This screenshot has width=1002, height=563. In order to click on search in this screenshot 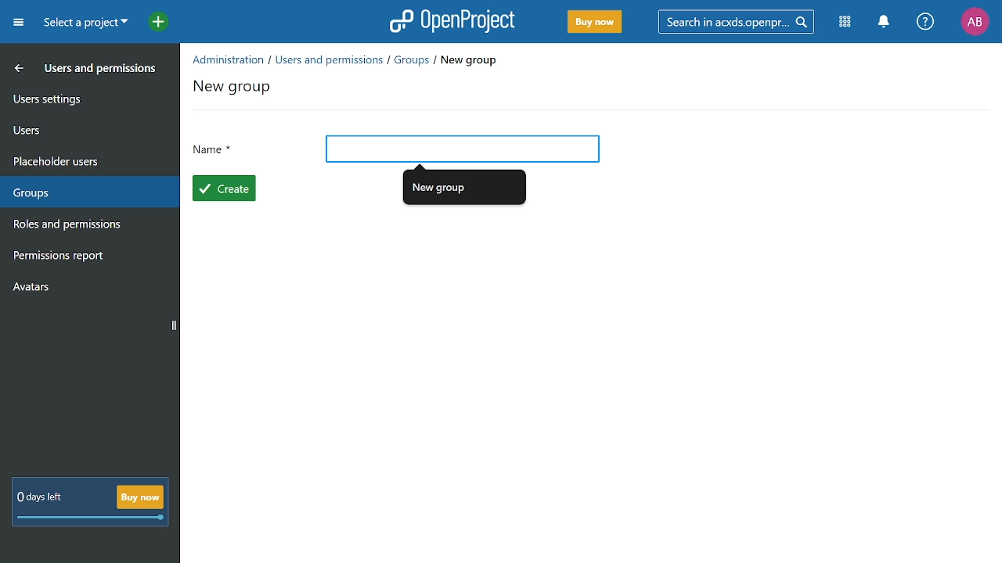, I will do `click(733, 21)`.